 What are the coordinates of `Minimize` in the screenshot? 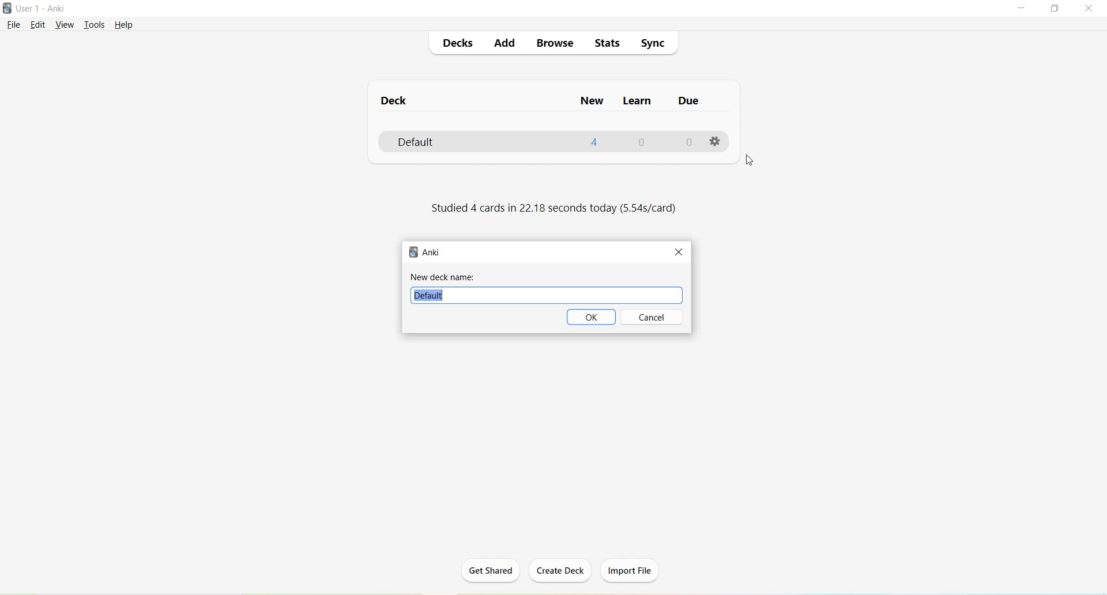 It's located at (1023, 9).